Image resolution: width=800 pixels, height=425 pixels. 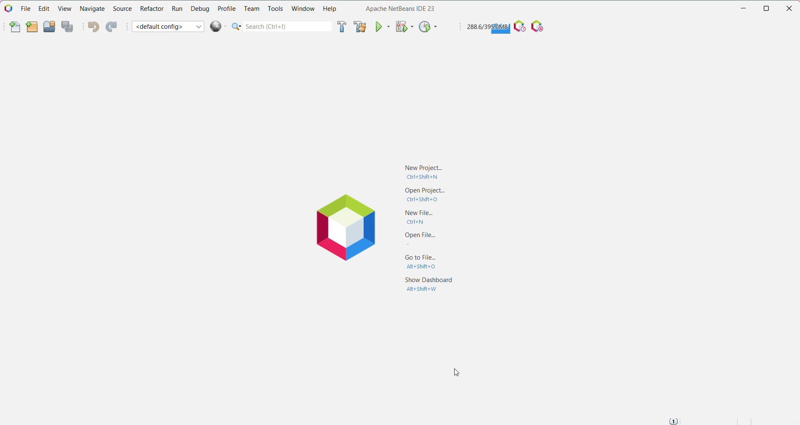 What do you see at coordinates (169, 26) in the screenshot?
I see `Set Project Configuration` at bounding box center [169, 26].